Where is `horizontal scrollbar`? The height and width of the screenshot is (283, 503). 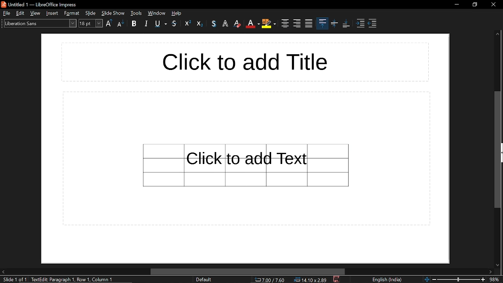
horizontal scrollbar is located at coordinates (248, 272).